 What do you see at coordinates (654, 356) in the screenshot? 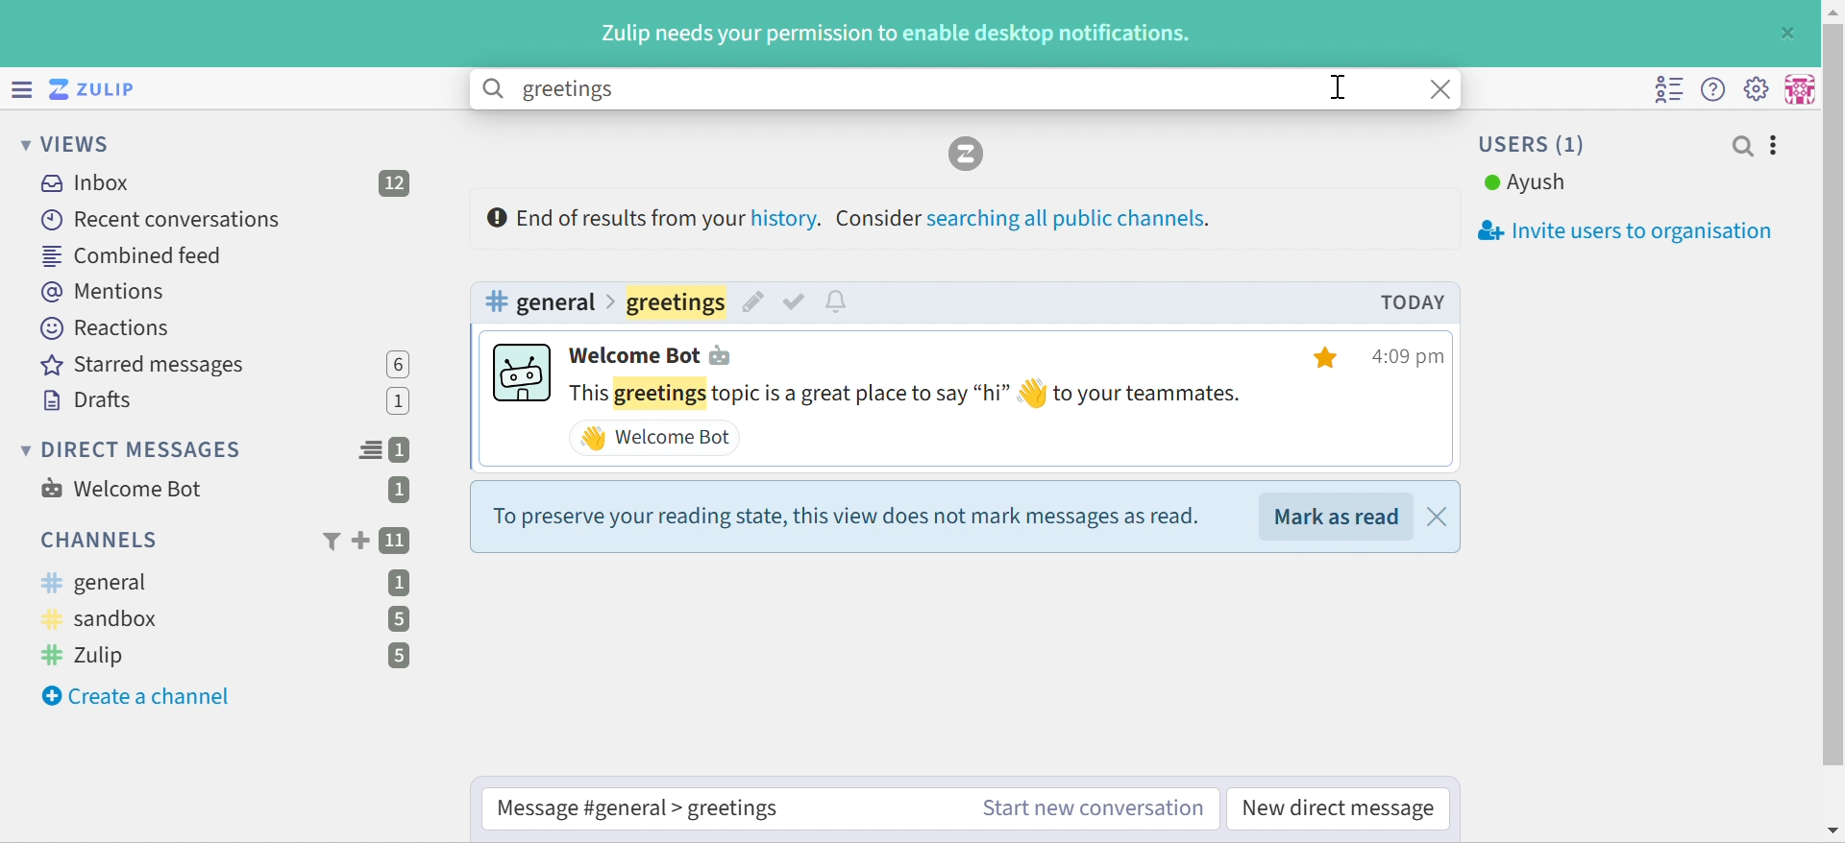
I see `Welcome bot` at bounding box center [654, 356].